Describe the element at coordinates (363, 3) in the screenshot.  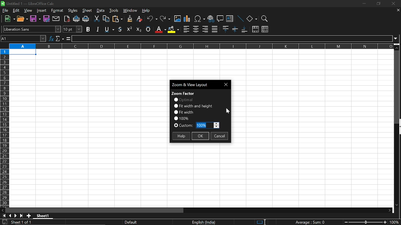
I see `minimize` at that location.